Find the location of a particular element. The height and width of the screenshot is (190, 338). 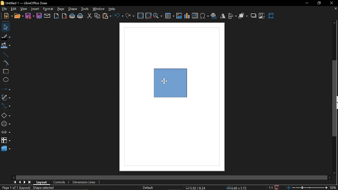

Move up is located at coordinates (334, 23).